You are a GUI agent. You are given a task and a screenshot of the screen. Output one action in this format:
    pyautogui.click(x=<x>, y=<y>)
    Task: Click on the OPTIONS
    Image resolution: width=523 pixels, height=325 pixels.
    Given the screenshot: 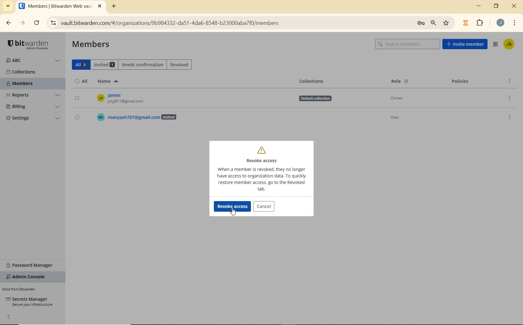 What is the action you would take?
    pyautogui.click(x=511, y=115)
    